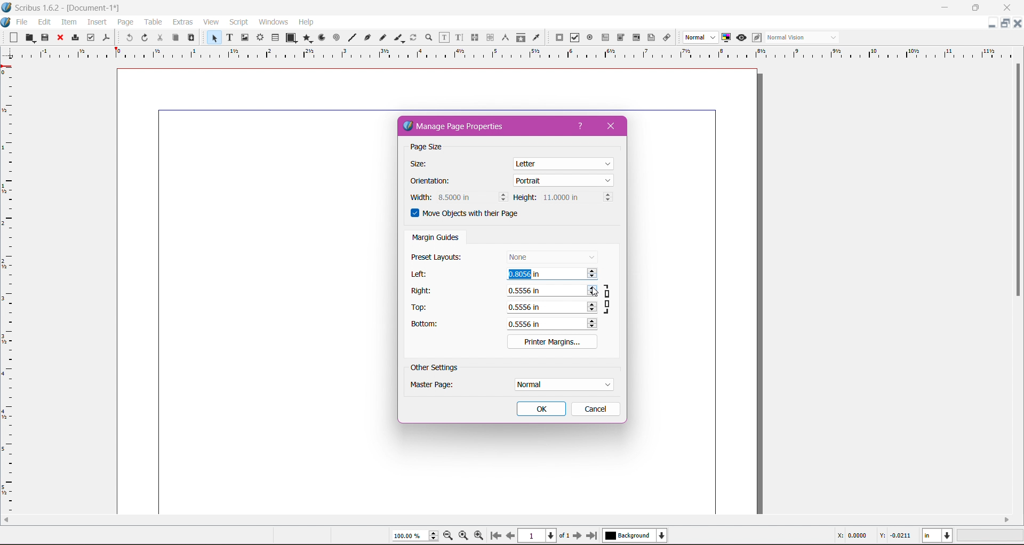  I want to click on Width, so click(419, 197).